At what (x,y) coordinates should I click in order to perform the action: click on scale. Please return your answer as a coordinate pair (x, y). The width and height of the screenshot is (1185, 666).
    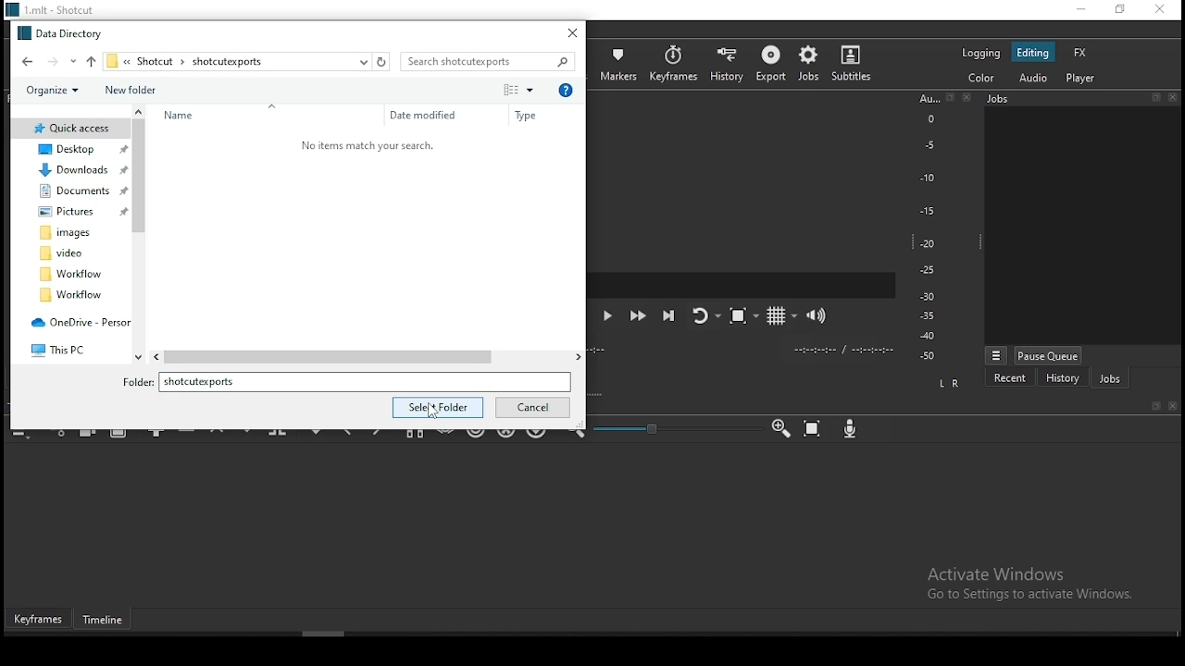
    Looking at the image, I should click on (928, 228).